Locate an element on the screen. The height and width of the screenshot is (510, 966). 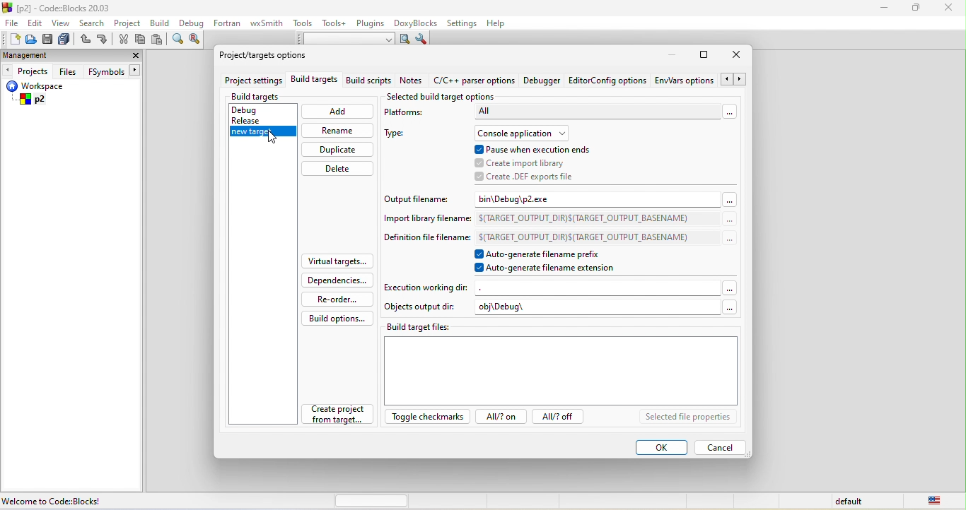
release is located at coordinates (257, 120).